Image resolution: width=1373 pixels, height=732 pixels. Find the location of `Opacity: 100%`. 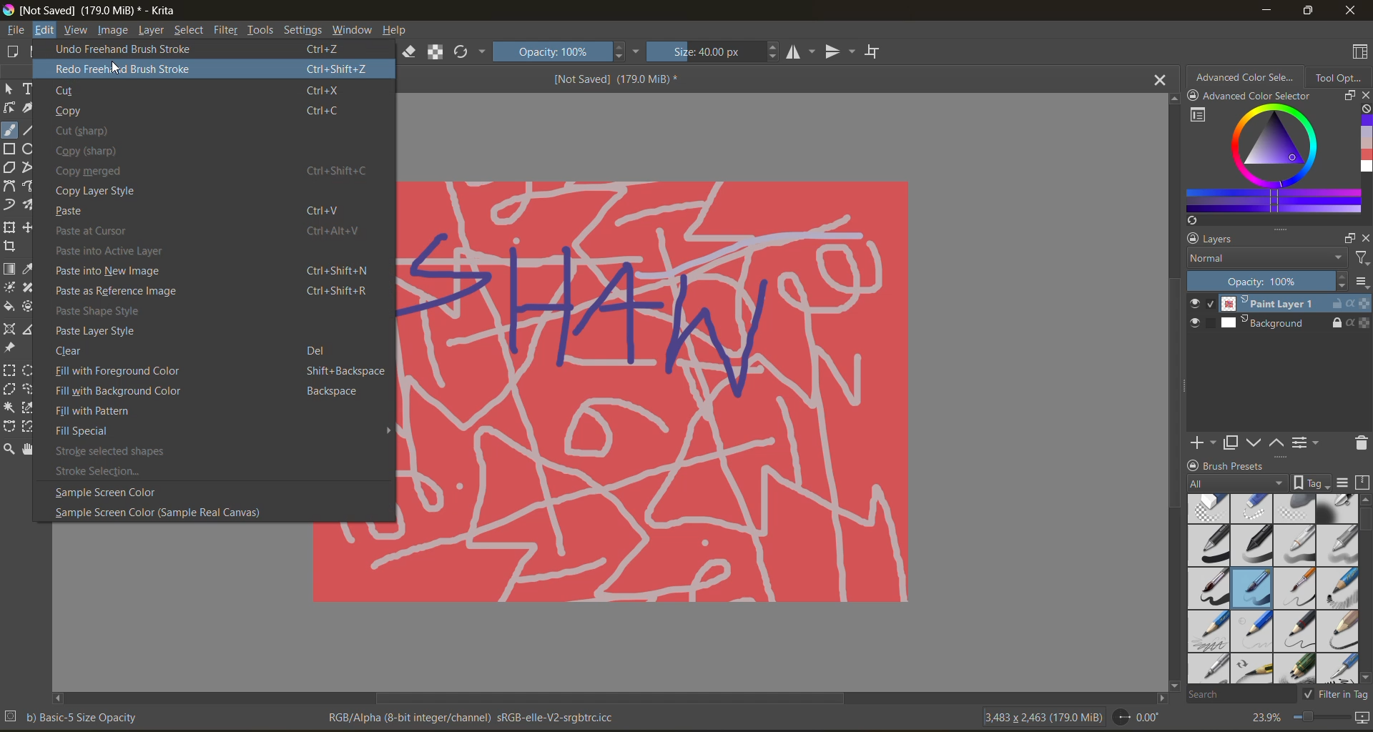

Opacity: 100% is located at coordinates (1266, 282).